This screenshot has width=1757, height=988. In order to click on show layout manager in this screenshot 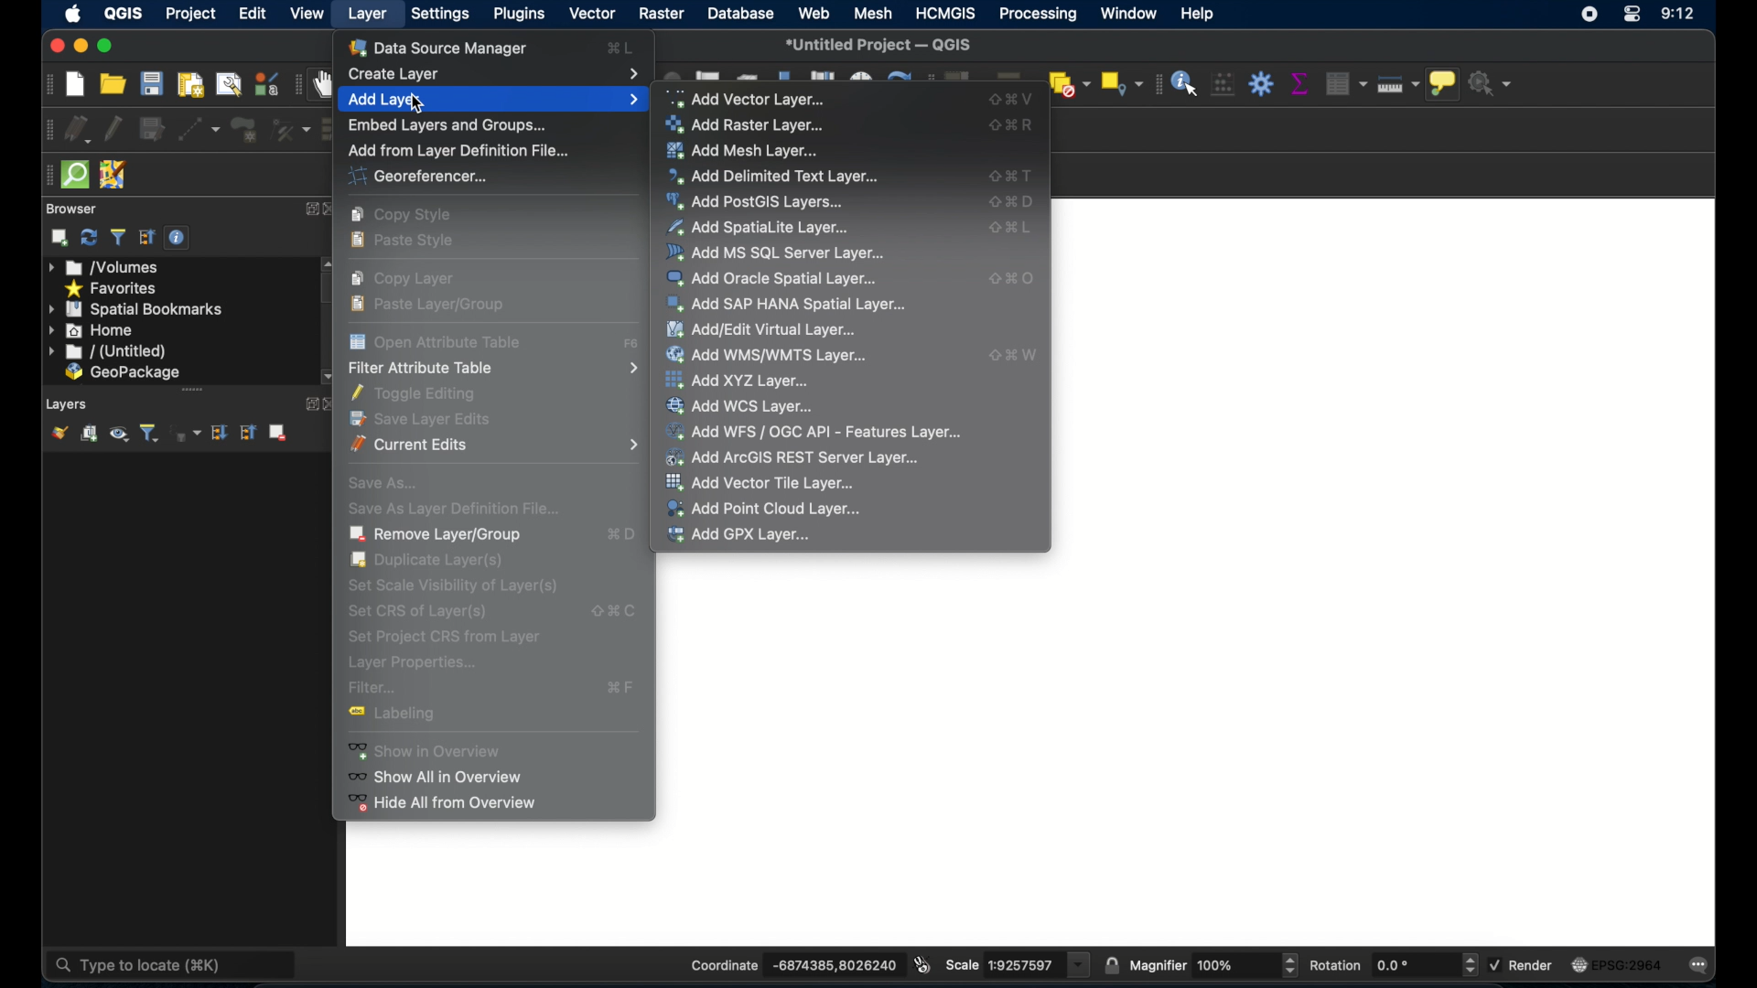, I will do `click(227, 83)`.